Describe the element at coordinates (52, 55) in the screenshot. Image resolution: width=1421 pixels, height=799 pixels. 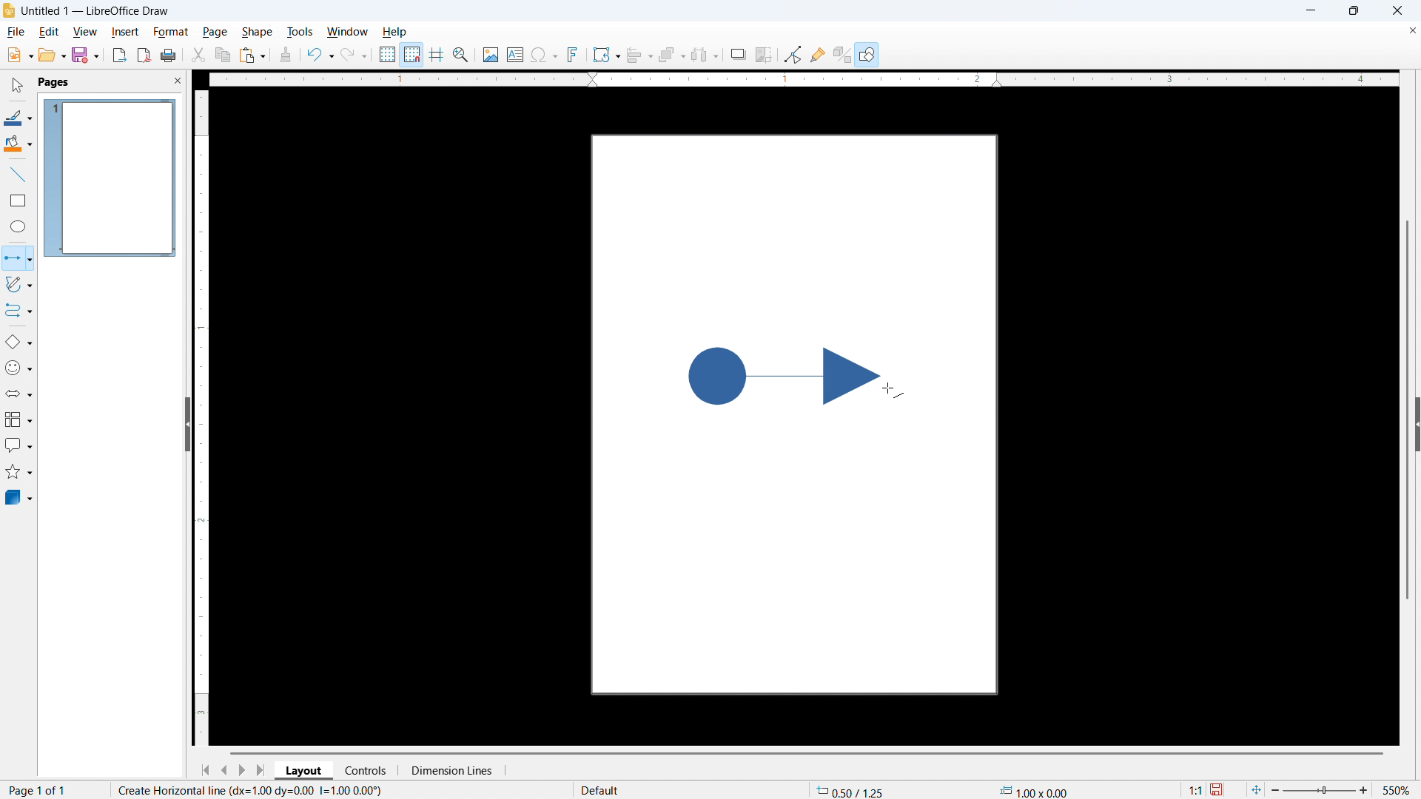
I see `open ` at that location.